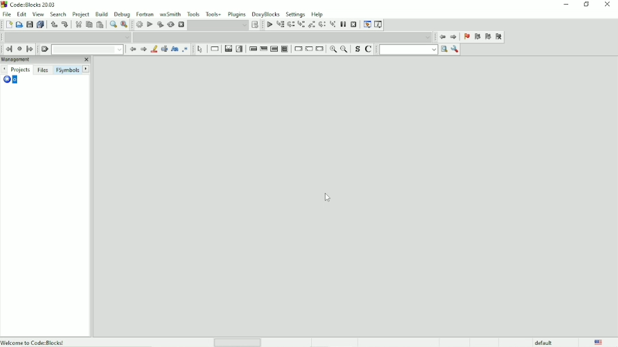  I want to click on Minimize, so click(565, 5).